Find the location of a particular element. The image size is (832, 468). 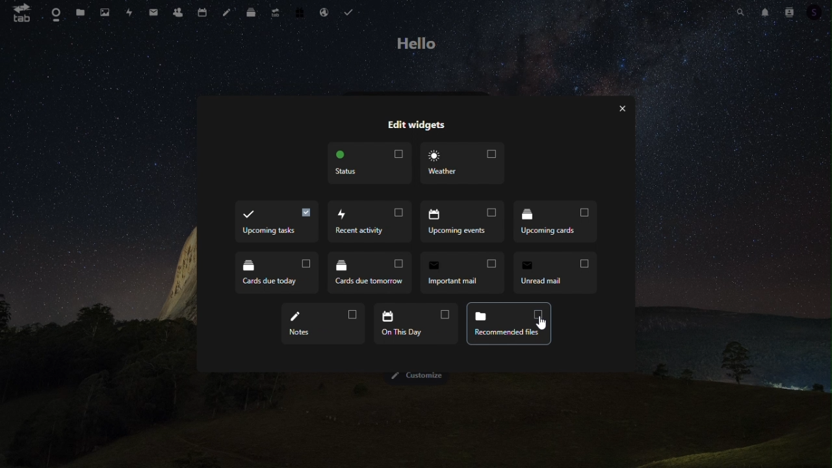

close is located at coordinates (621, 107).